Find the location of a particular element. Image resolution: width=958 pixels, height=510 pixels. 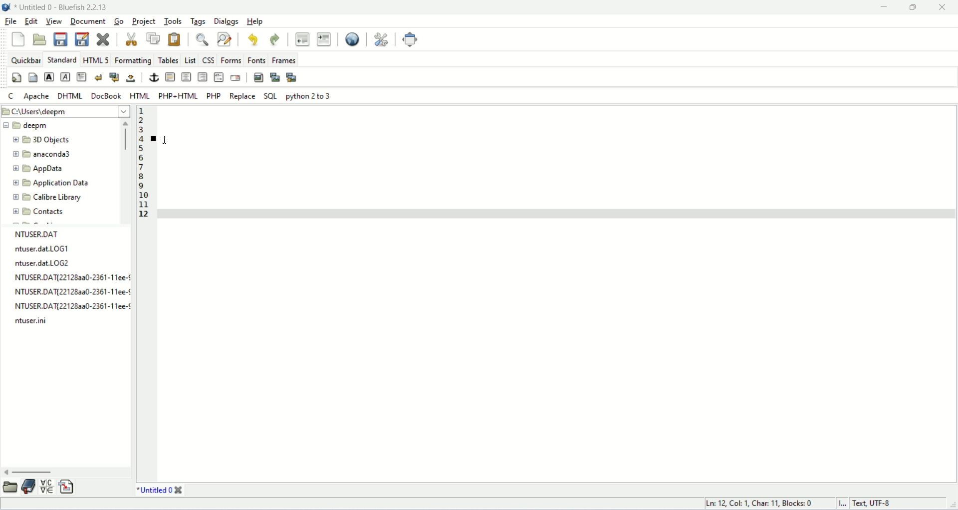

NTUSER.DAT is located at coordinates (43, 234).